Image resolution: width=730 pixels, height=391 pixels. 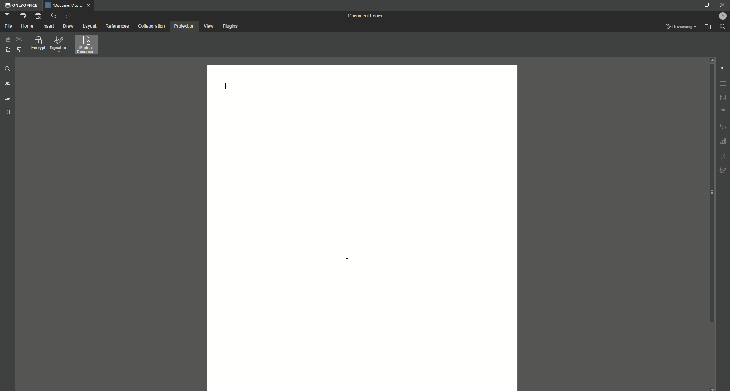 I want to click on Restore, so click(x=706, y=5).